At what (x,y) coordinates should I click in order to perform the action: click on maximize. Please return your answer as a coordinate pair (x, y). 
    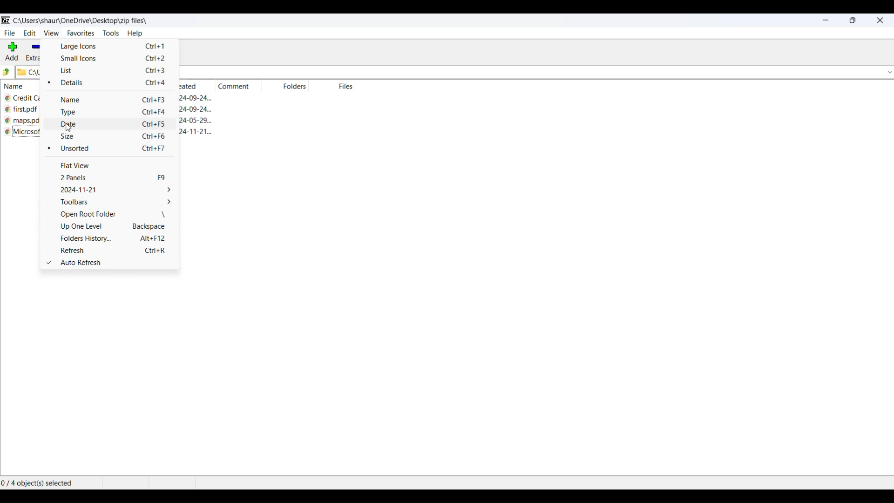
    Looking at the image, I should click on (854, 20).